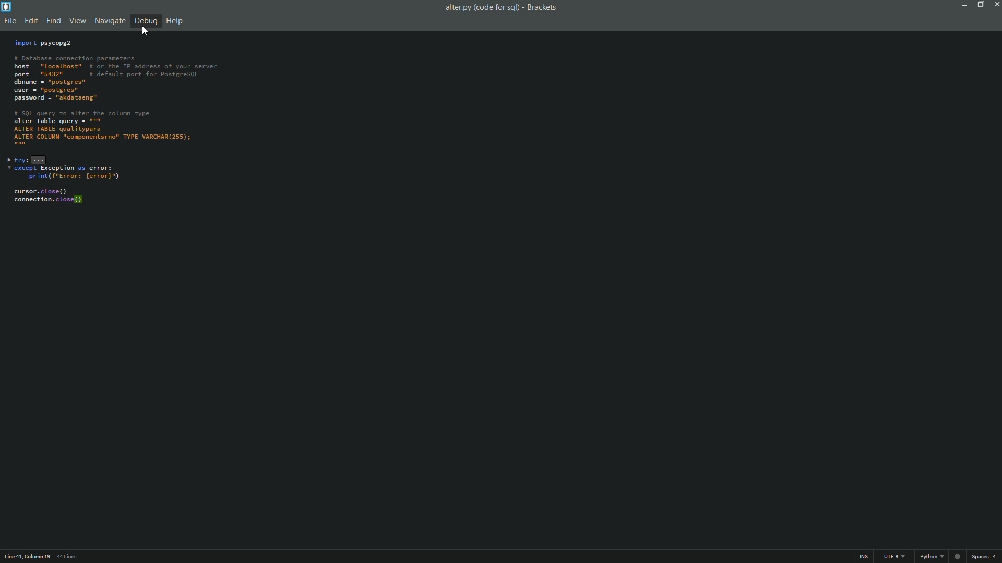  I want to click on INS, so click(865, 557).